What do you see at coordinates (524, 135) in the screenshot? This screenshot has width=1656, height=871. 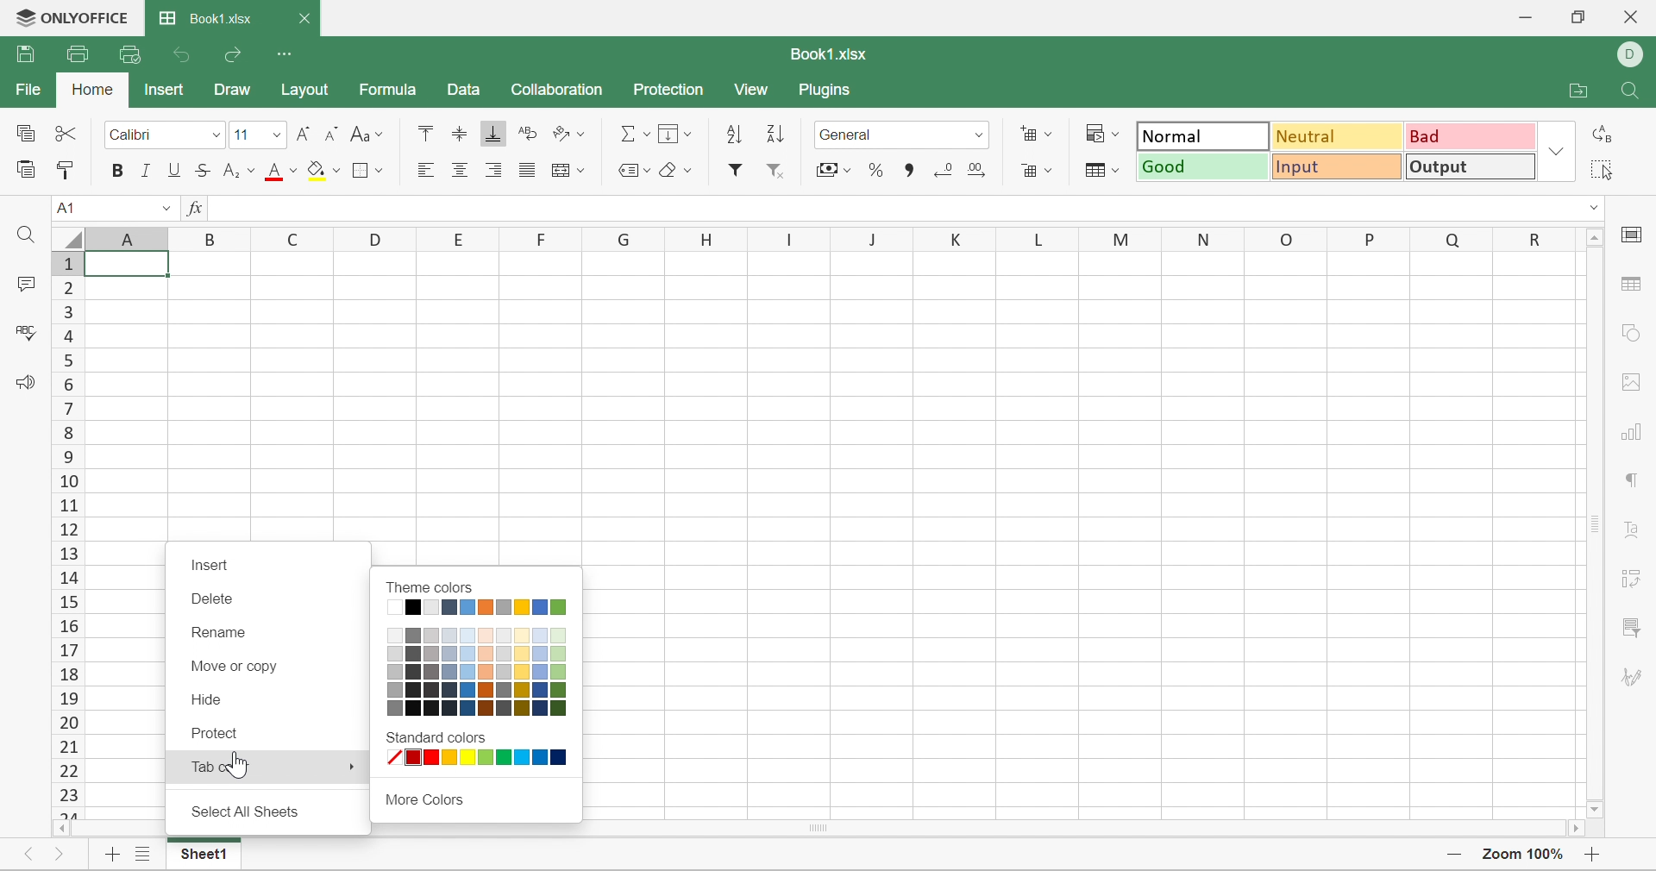 I see `Wrap Text` at bounding box center [524, 135].